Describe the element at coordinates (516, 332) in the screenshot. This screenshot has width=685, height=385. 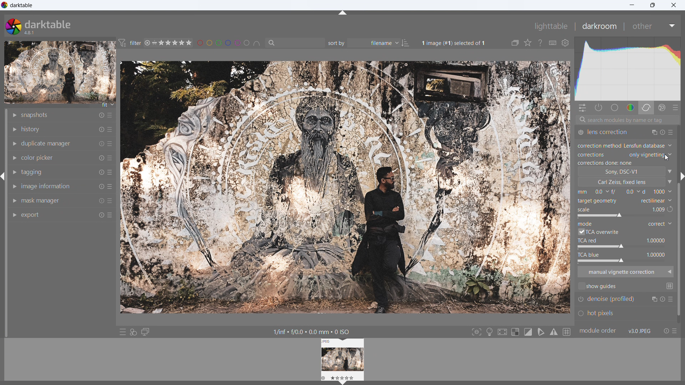
I see `toggle indication for raw overexposure` at that location.